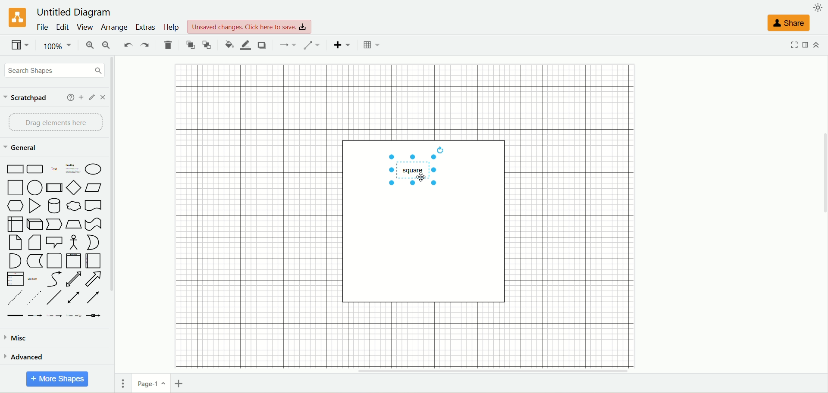 The width and height of the screenshot is (828, 393). What do you see at coordinates (170, 27) in the screenshot?
I see `help` at bounding box center [170, 27].